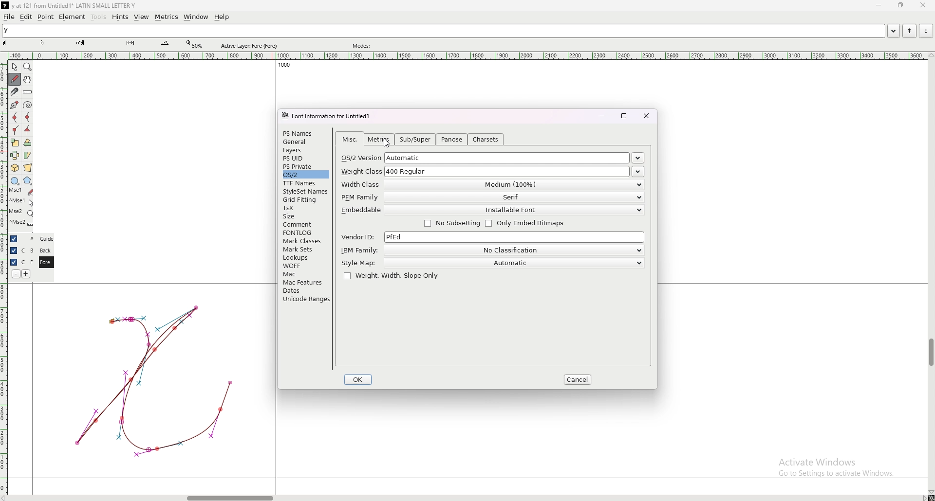  What do you see at coordinates (443, 31) in the screenshot?
I see `y` at bounding box center [443, 31].